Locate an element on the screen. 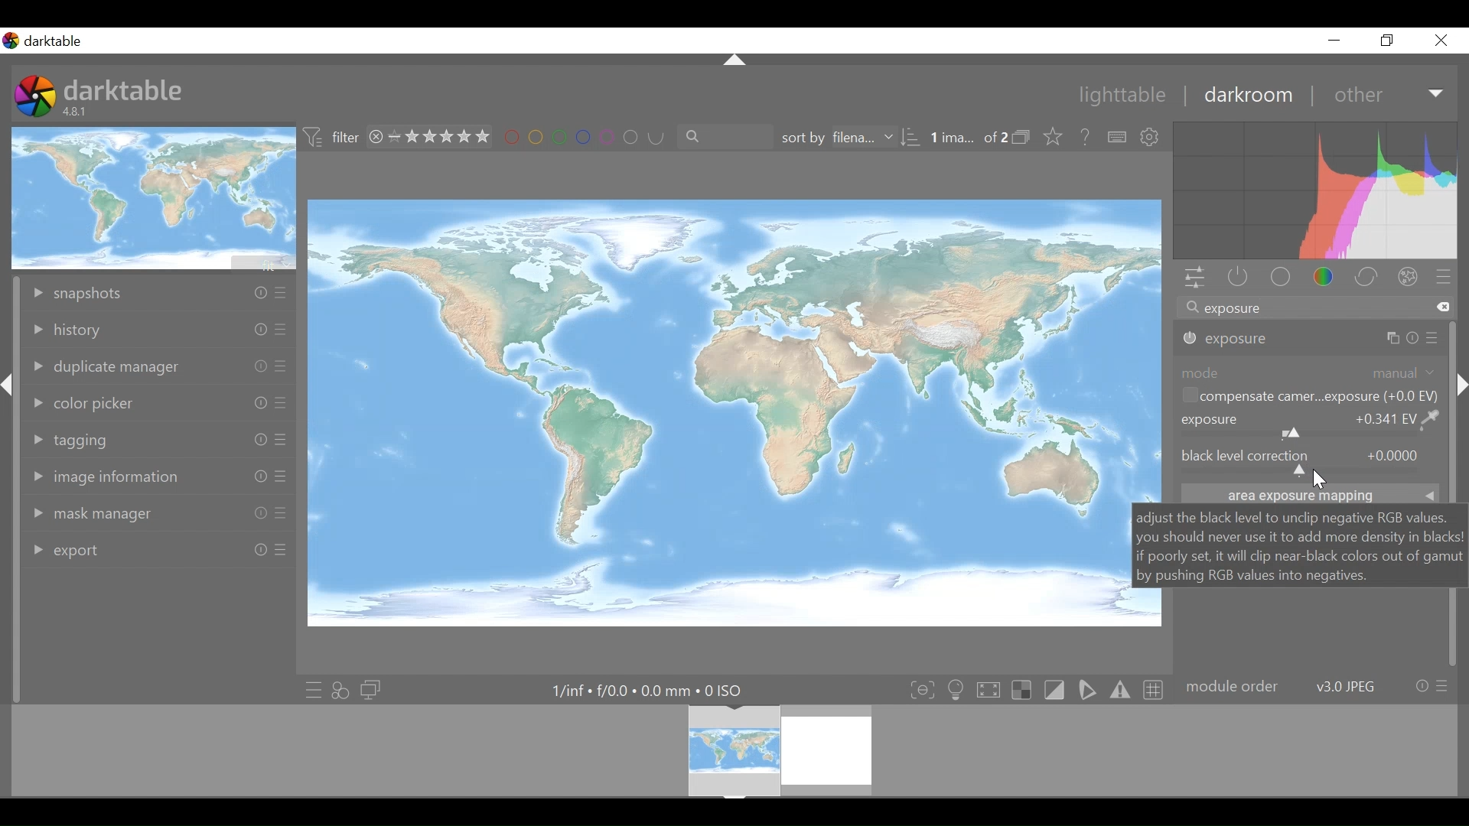 The height and width of the screenshot is (826, 1469). darktable desktop icon is located at coordinates (35, 97).